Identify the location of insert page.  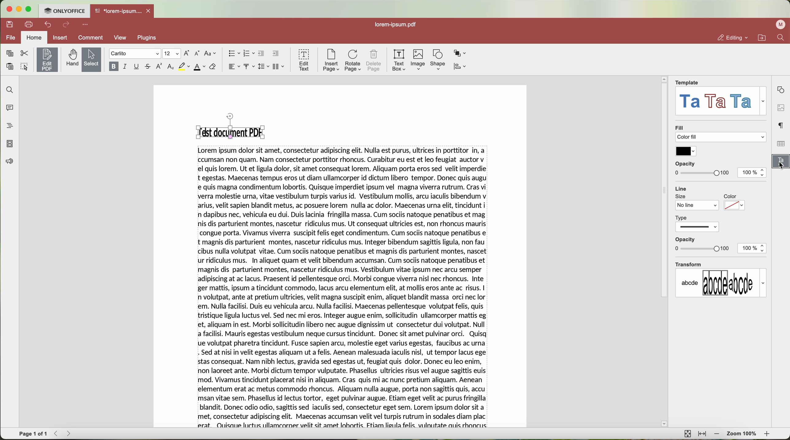
(331, 61).